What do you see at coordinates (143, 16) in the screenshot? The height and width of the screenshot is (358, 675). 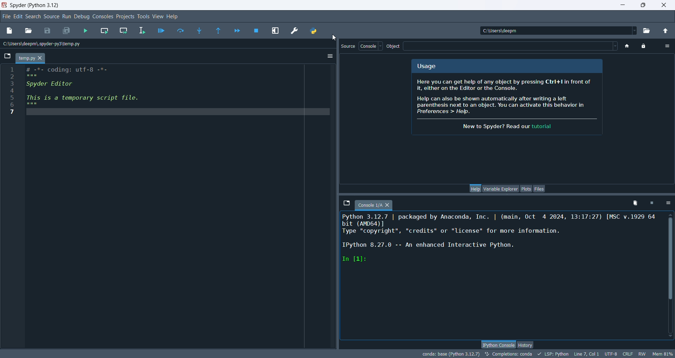 I see `tools` at bounding box center [143, 16].